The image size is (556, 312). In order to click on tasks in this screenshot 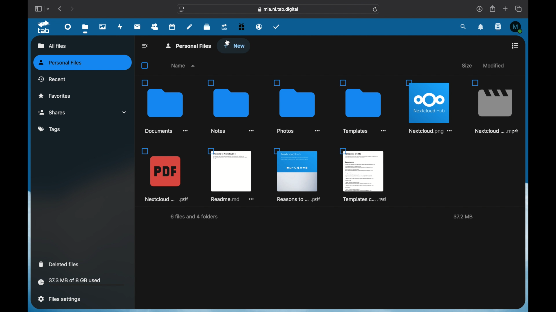, I will do `click(277, 27)`.